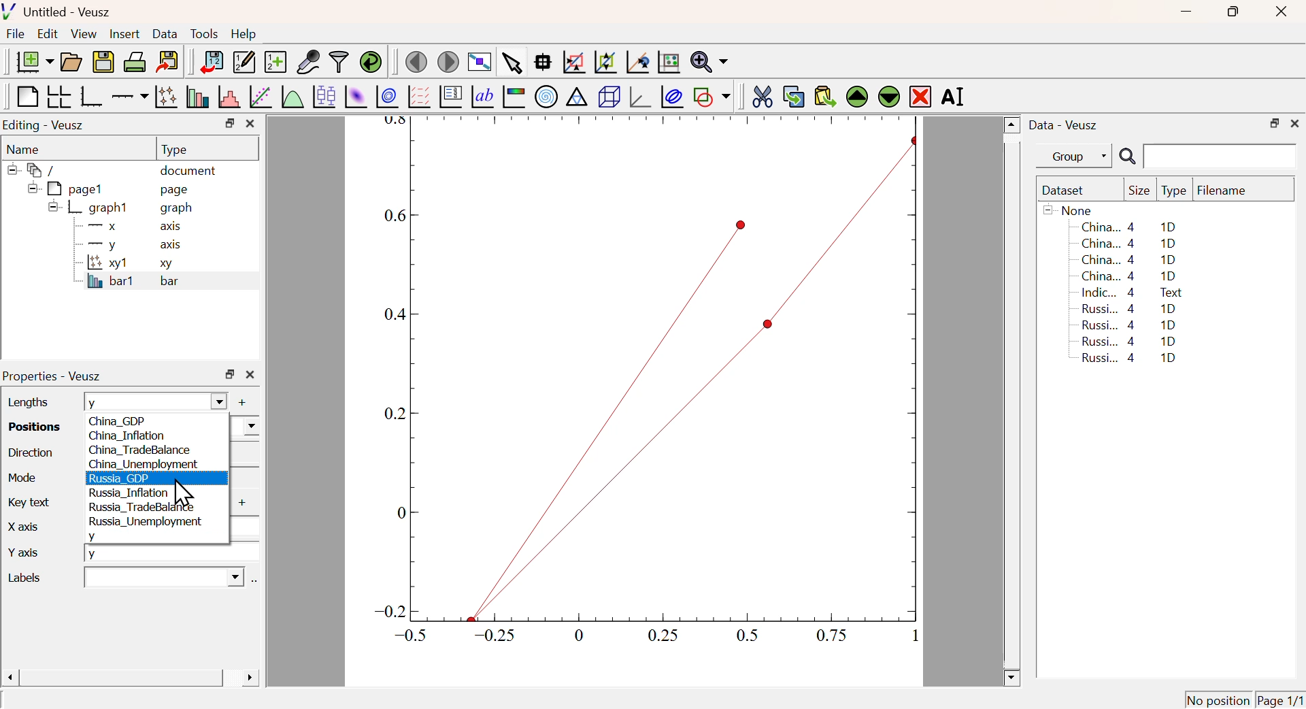 This screenshot has height=709, width=1306. What do you see at coordinates (449, 62) in the screenshot?
I see `Move to next page` at bounding box center [449, 62].